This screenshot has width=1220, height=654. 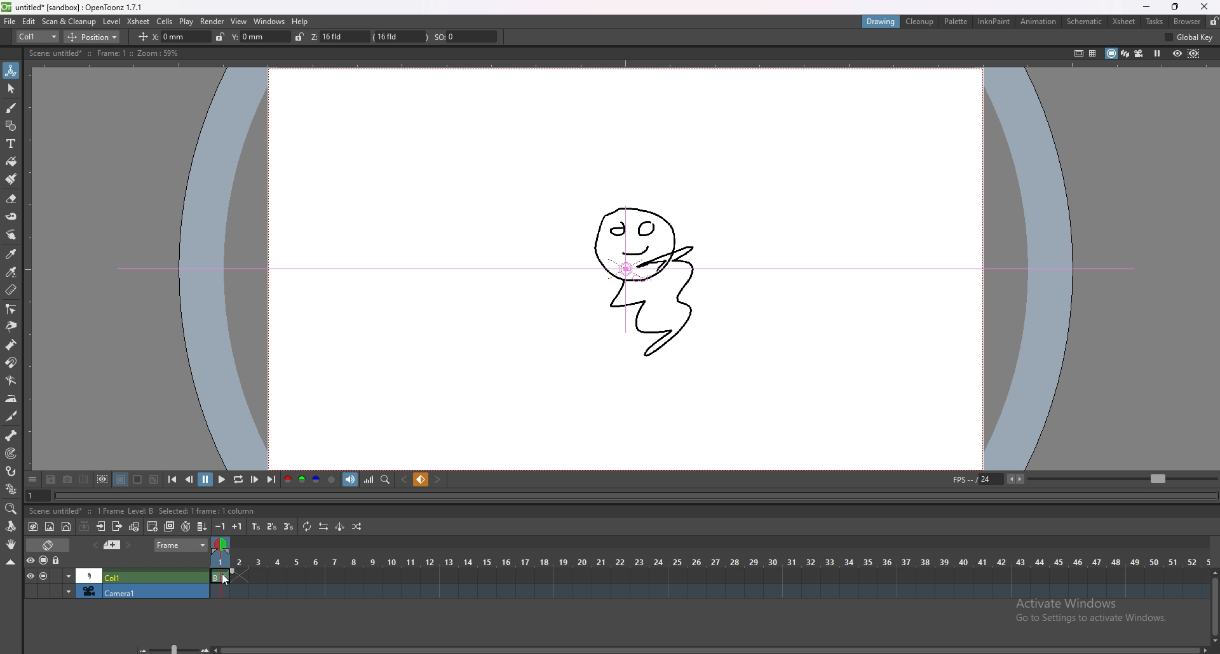 I want to click on ruler, so click(x=11, y=289).